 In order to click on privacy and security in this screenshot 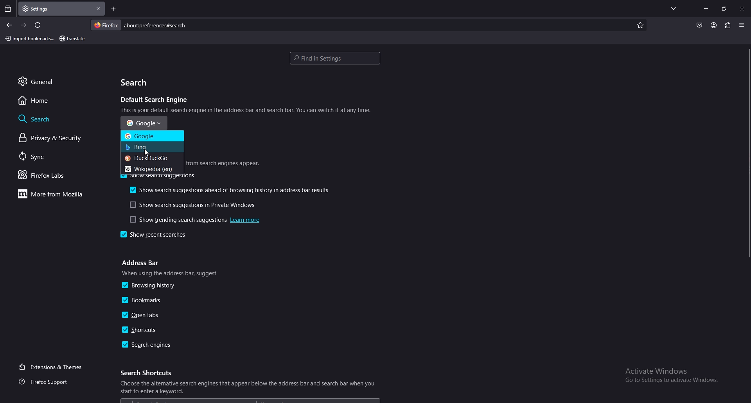, I will do `click(56, 139)`.